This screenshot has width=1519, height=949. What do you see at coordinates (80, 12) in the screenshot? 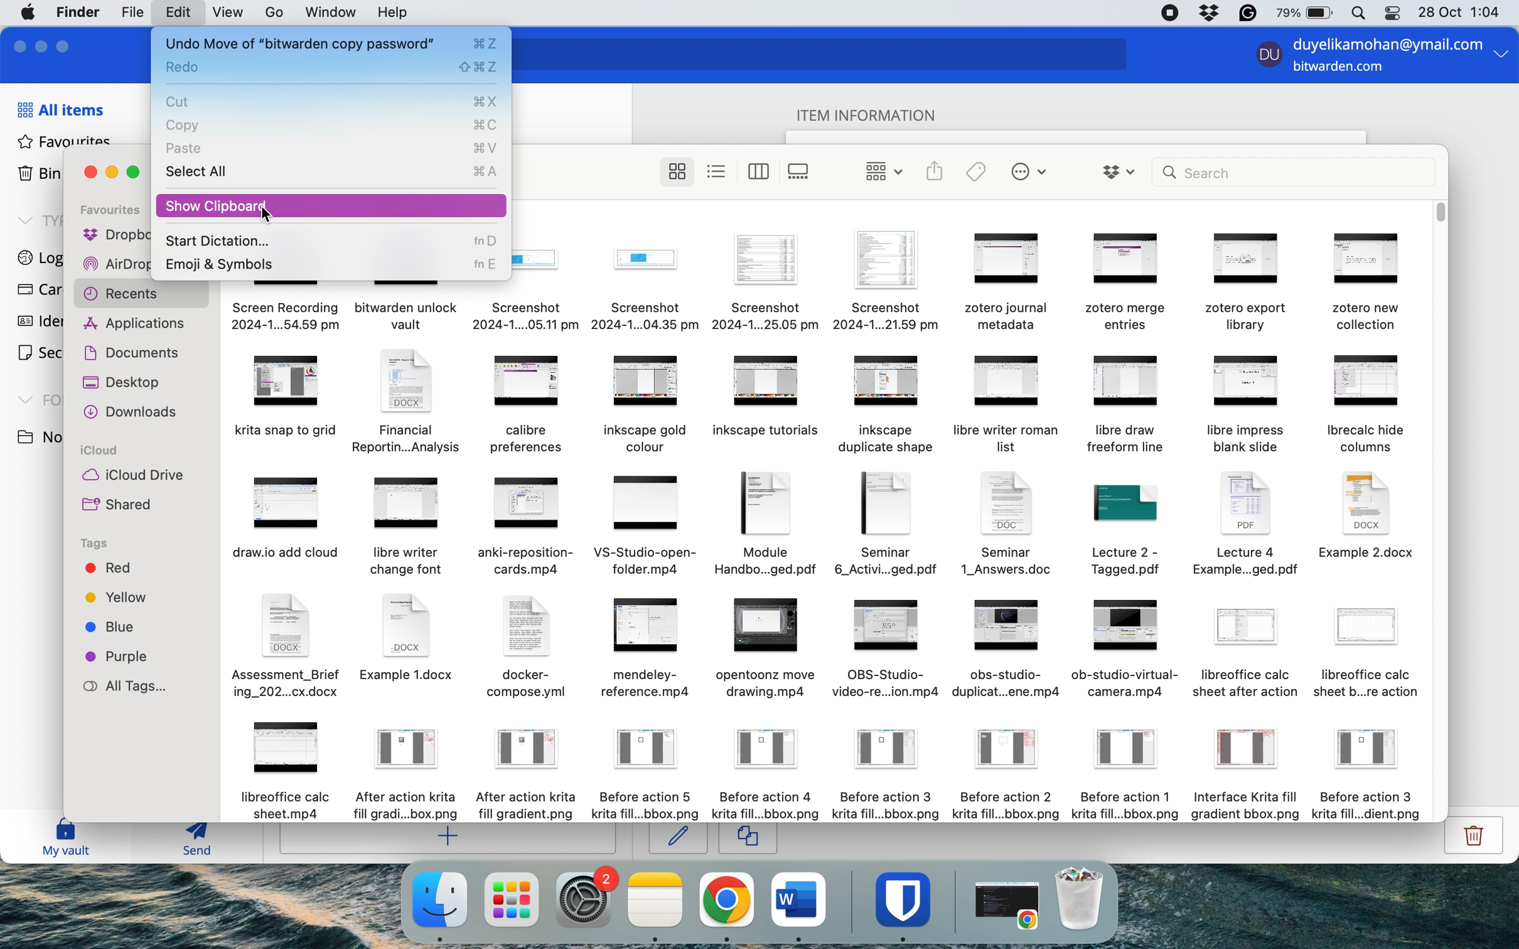
I see `finder` at bounding box center [80, 12].